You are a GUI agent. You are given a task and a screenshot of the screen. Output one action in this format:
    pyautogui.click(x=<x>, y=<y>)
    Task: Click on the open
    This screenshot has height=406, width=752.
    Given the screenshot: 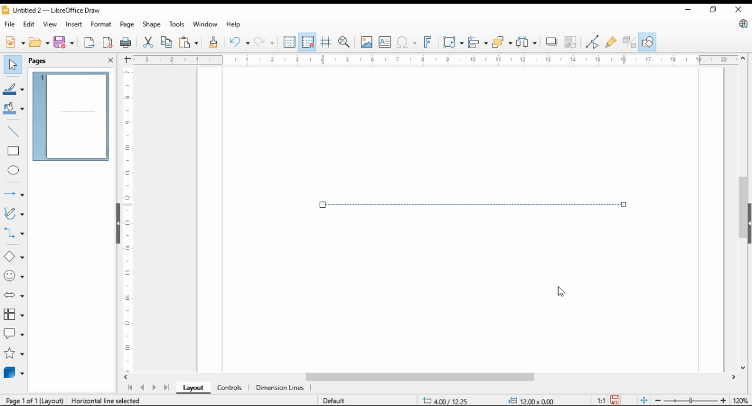 What is the action you would take?
    pyautogui.click(x=39, y=41)
    